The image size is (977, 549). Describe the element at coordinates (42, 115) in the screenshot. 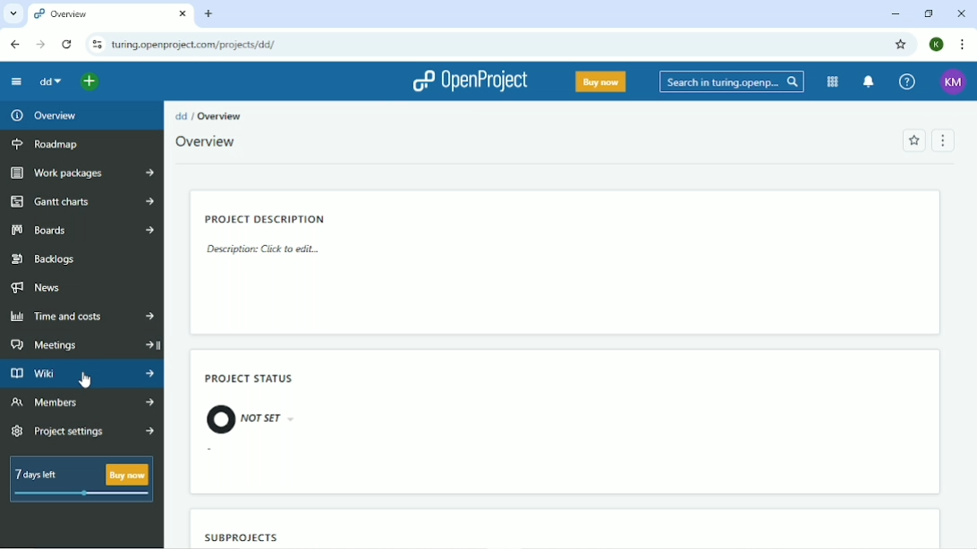

I see `Overview` at that location.